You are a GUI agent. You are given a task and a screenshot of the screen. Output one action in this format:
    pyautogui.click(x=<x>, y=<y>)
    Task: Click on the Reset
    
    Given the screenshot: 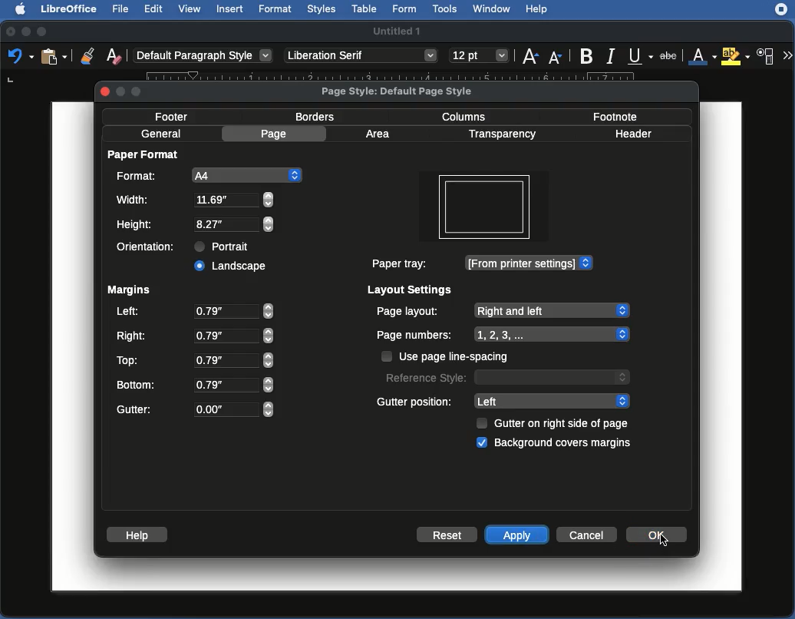 What is the action you would take?
    pyautogui.click(x=449, y=535)
    